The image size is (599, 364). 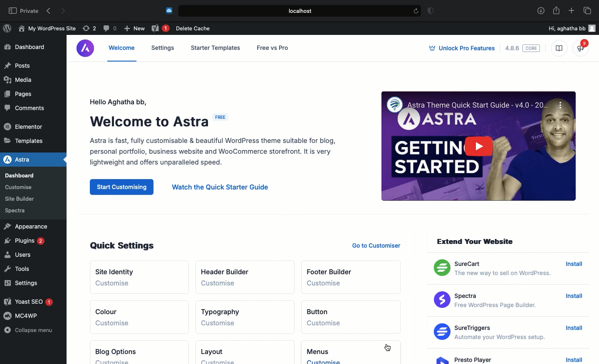 What do you see at coordinates (26, 199) in the screenshot?
I see `Site Builder` at bounding box center [26, 199].